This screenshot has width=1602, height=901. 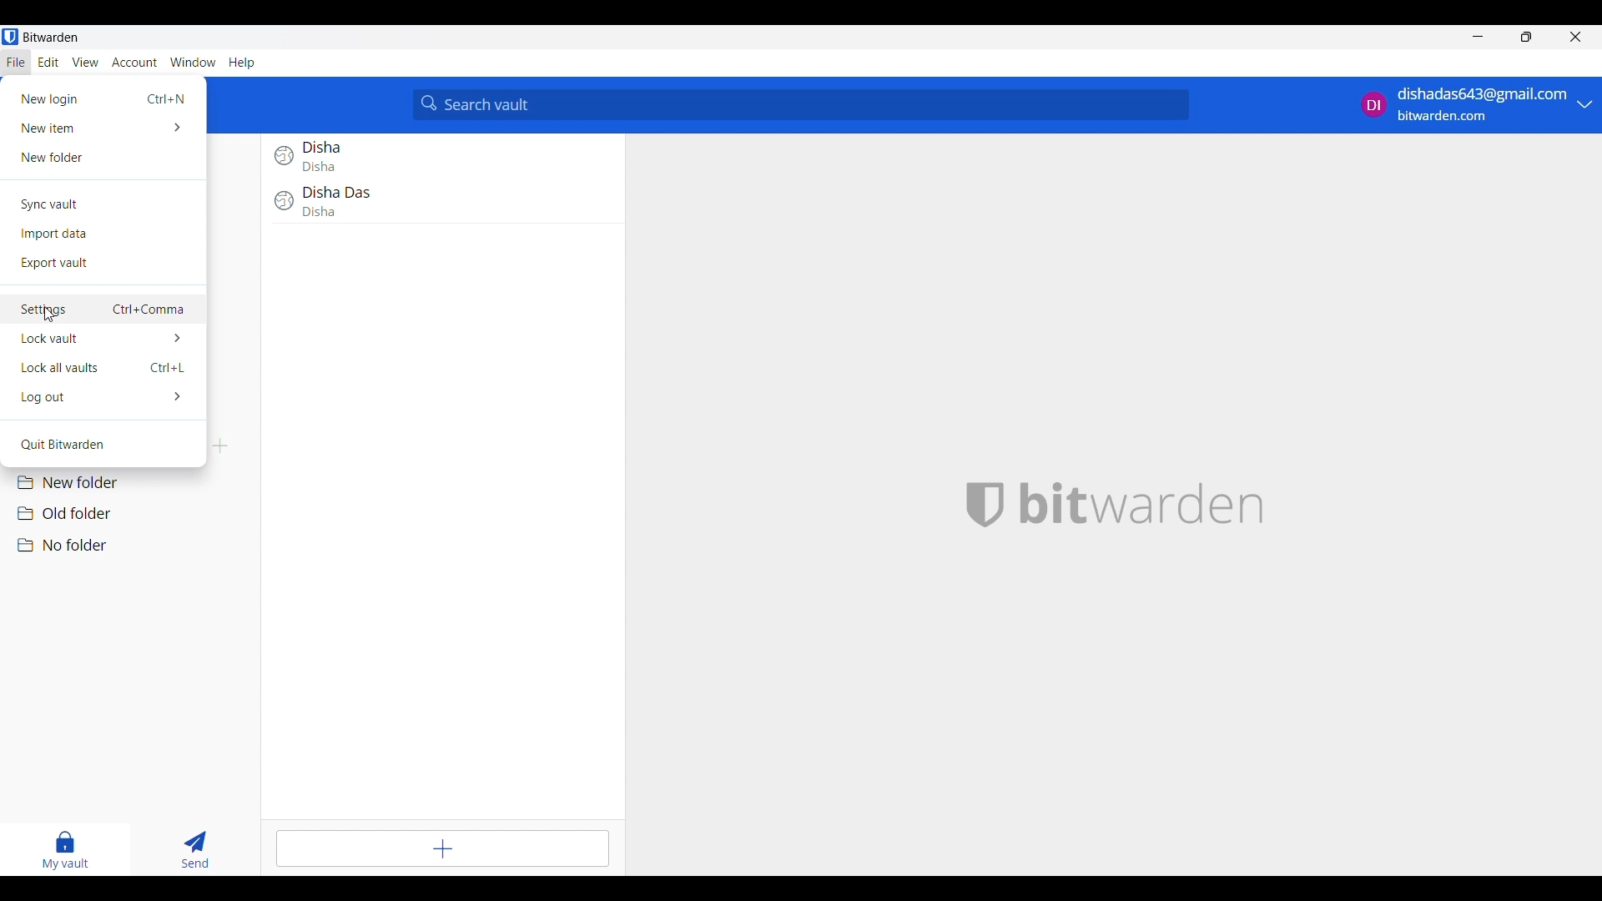 What do you see at coordinates (100, 99) in the screenshot?
I see `New login` at bounding box center [100, 99].